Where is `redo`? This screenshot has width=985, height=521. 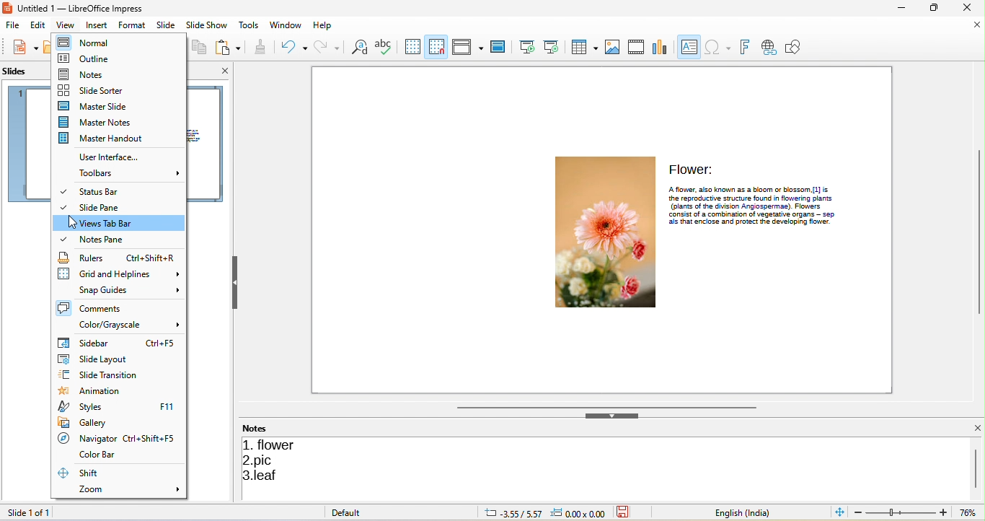
redo is located at coordinates (329, 46).